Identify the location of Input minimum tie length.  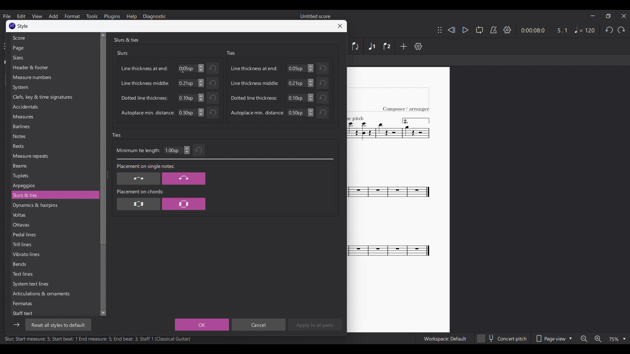
(173, 150).